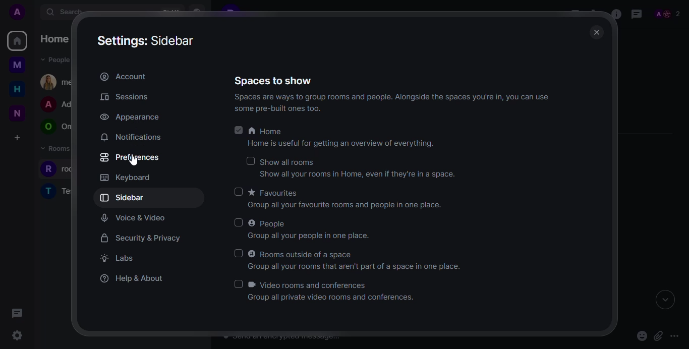 This screenshot has width=689, height=349. Describe the element at coordinates (311, 236) in the screenshot. I see `Group all your people in one place.` at that location.